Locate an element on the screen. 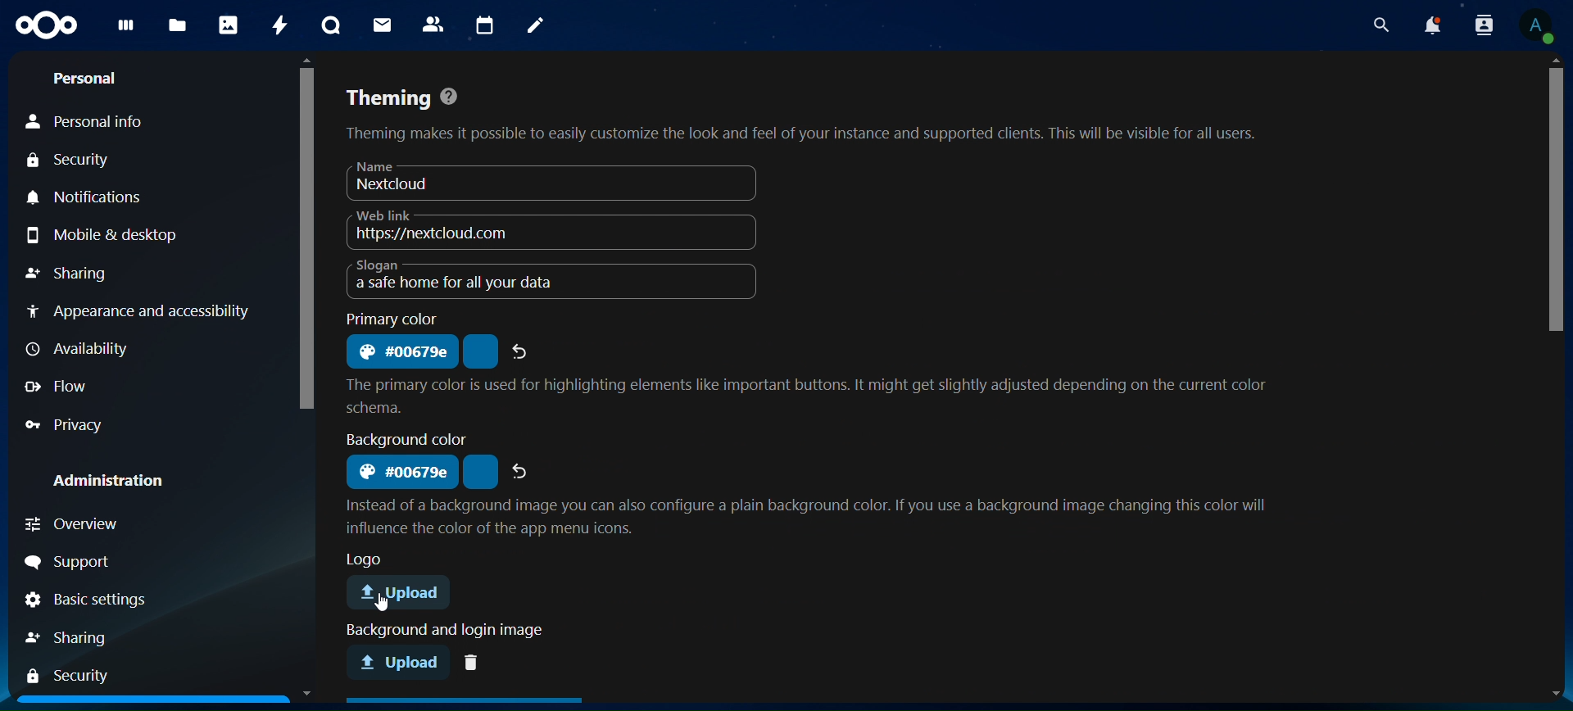 Image resolution: width=1573 pixels, height=711 pixels. administration is located at coordinates (120, 475).